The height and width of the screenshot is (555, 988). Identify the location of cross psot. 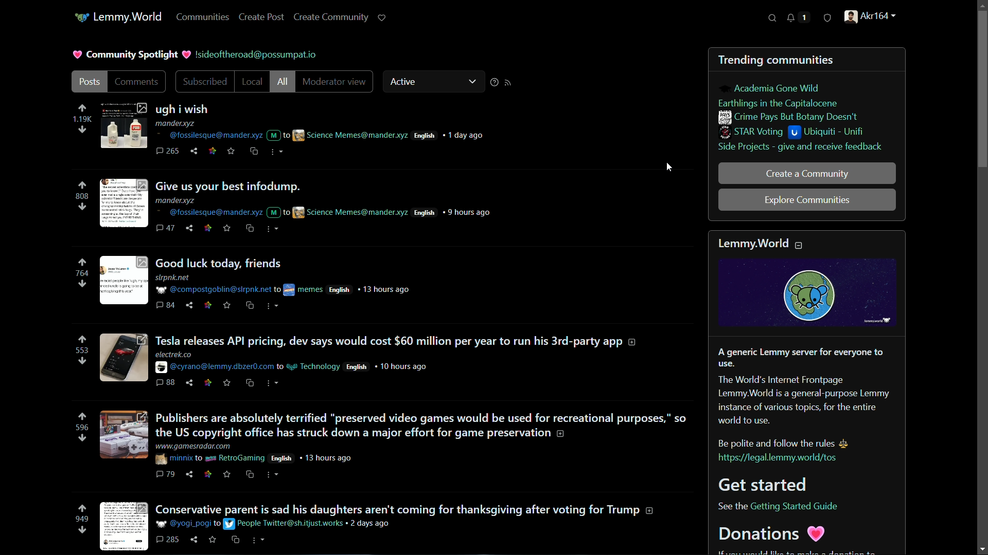
(252, 475).